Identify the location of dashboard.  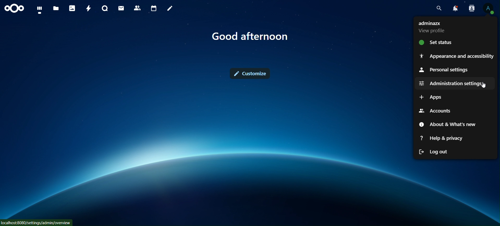
(39, 10).